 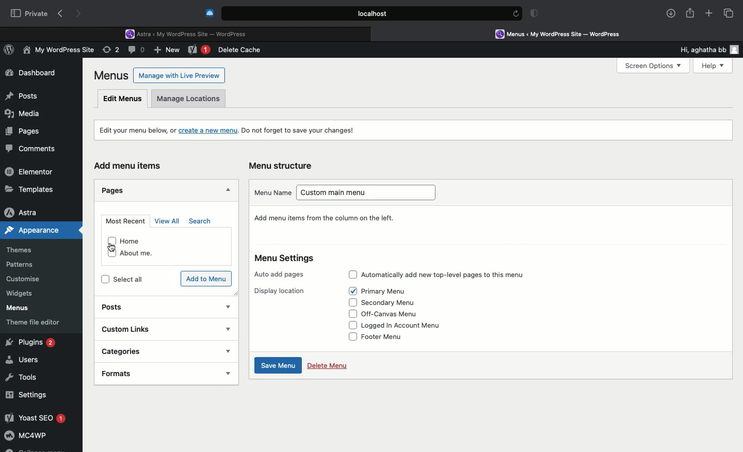 What do you see at coordinates (698, 48) in the screenshot?
I see `Hi, aghatha bb` at bounding box center [698, 48].